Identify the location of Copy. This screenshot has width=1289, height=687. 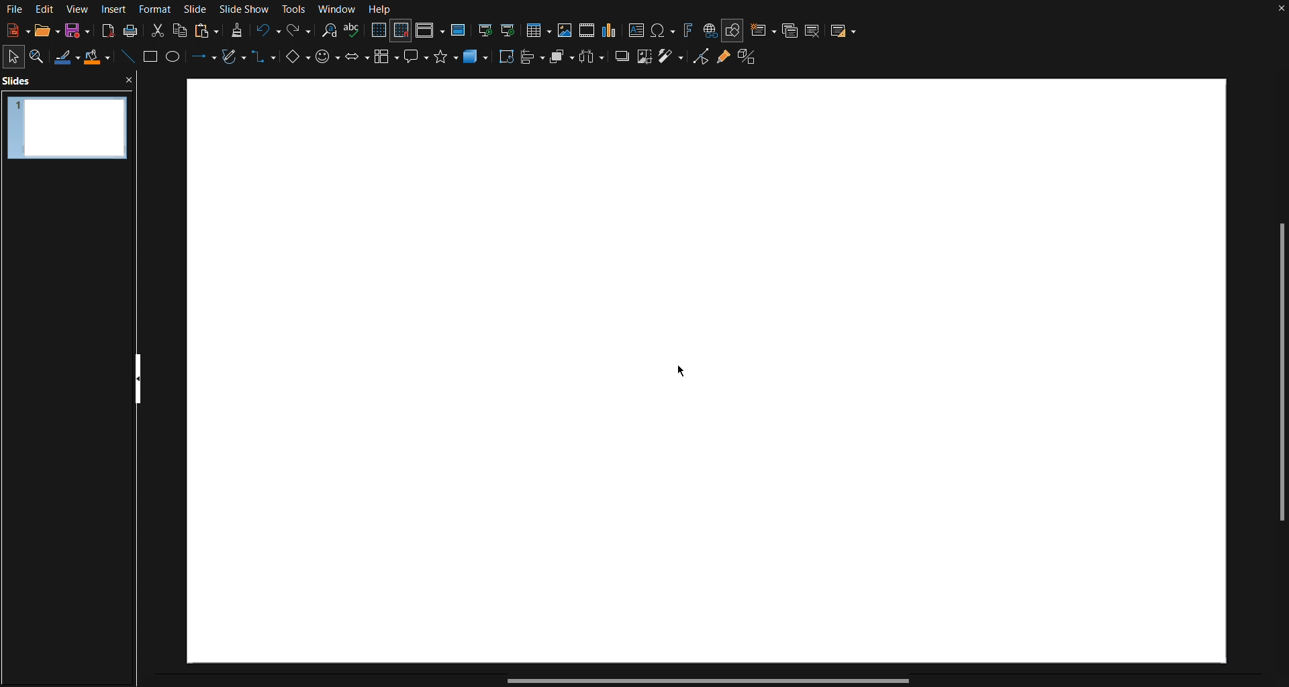
(181, 30).